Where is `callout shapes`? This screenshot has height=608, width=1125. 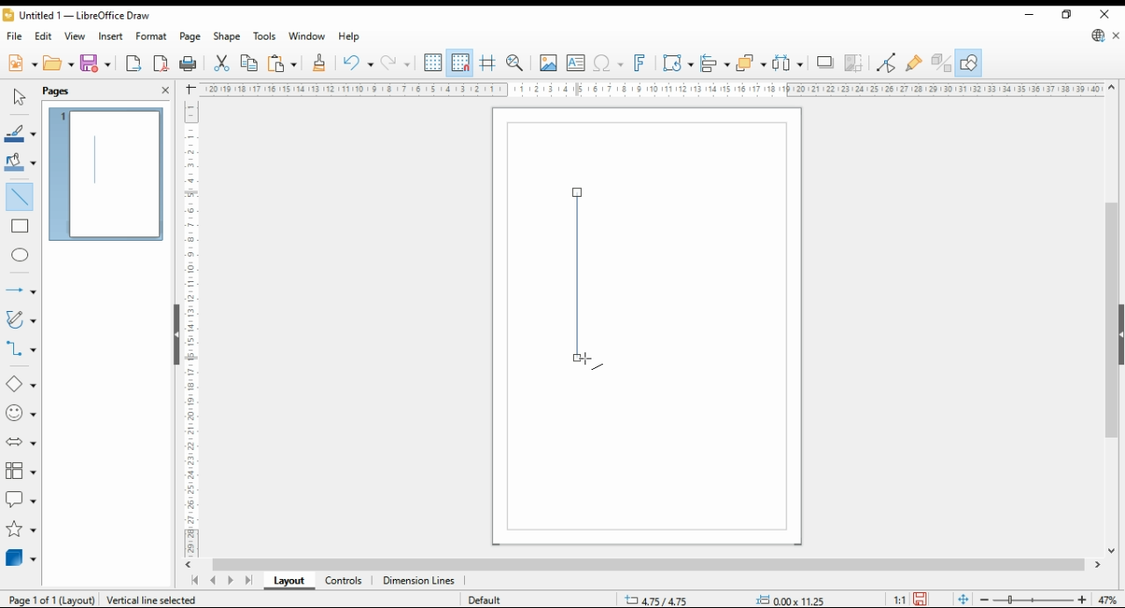 callout shapes is located at coordinates (21, 499).